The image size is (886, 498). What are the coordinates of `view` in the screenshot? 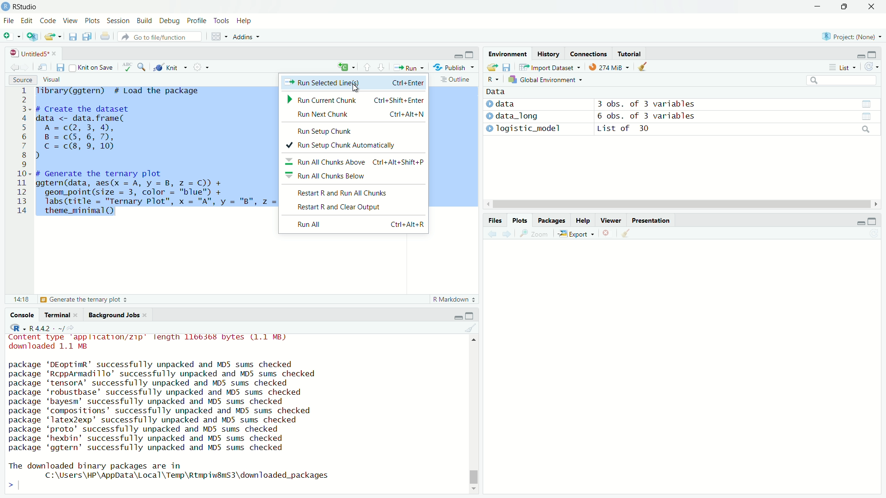 It's located at (44, 67).